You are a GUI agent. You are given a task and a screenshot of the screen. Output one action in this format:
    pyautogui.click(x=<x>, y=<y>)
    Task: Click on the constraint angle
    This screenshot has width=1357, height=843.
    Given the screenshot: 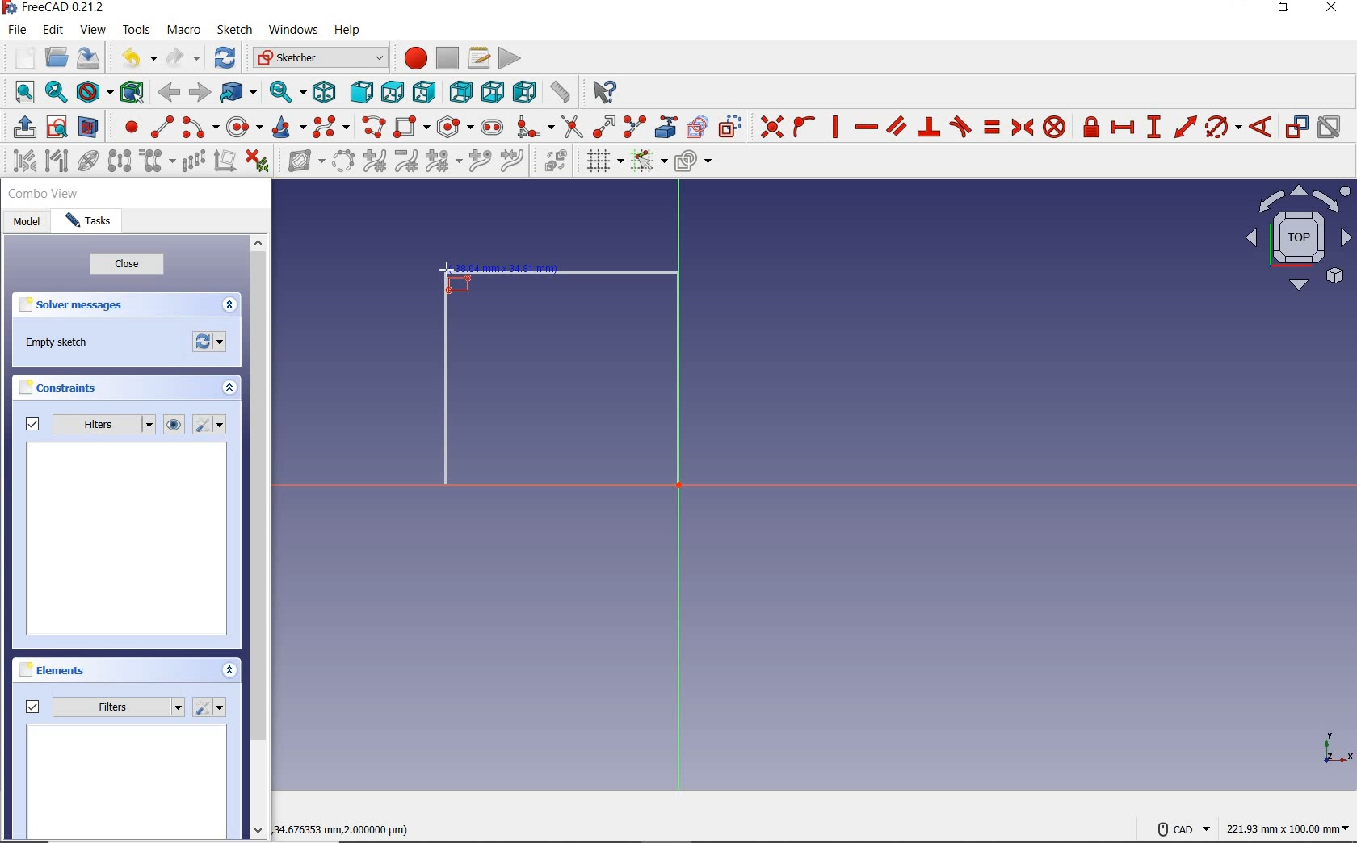 What is the action you would take?
    pyautogui.click(x=1262, y=126)
    